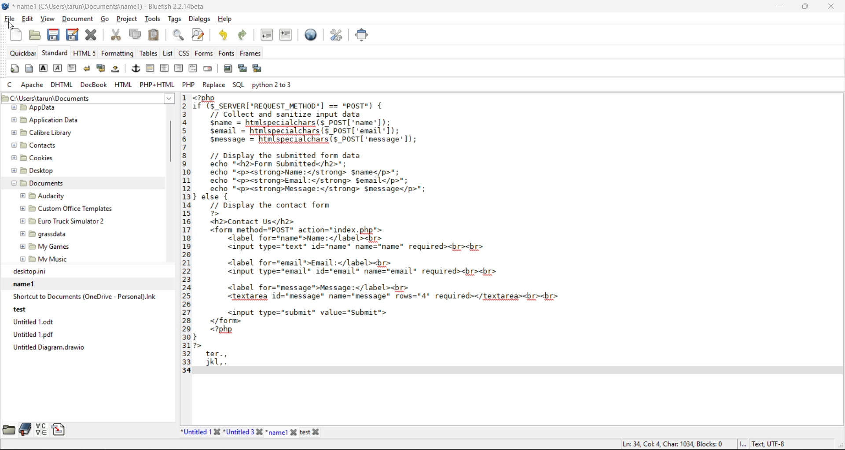 The image size is (845, 450). Describe the element at coordinates (86, 99) in the screenshot. I see `file path` at that location.